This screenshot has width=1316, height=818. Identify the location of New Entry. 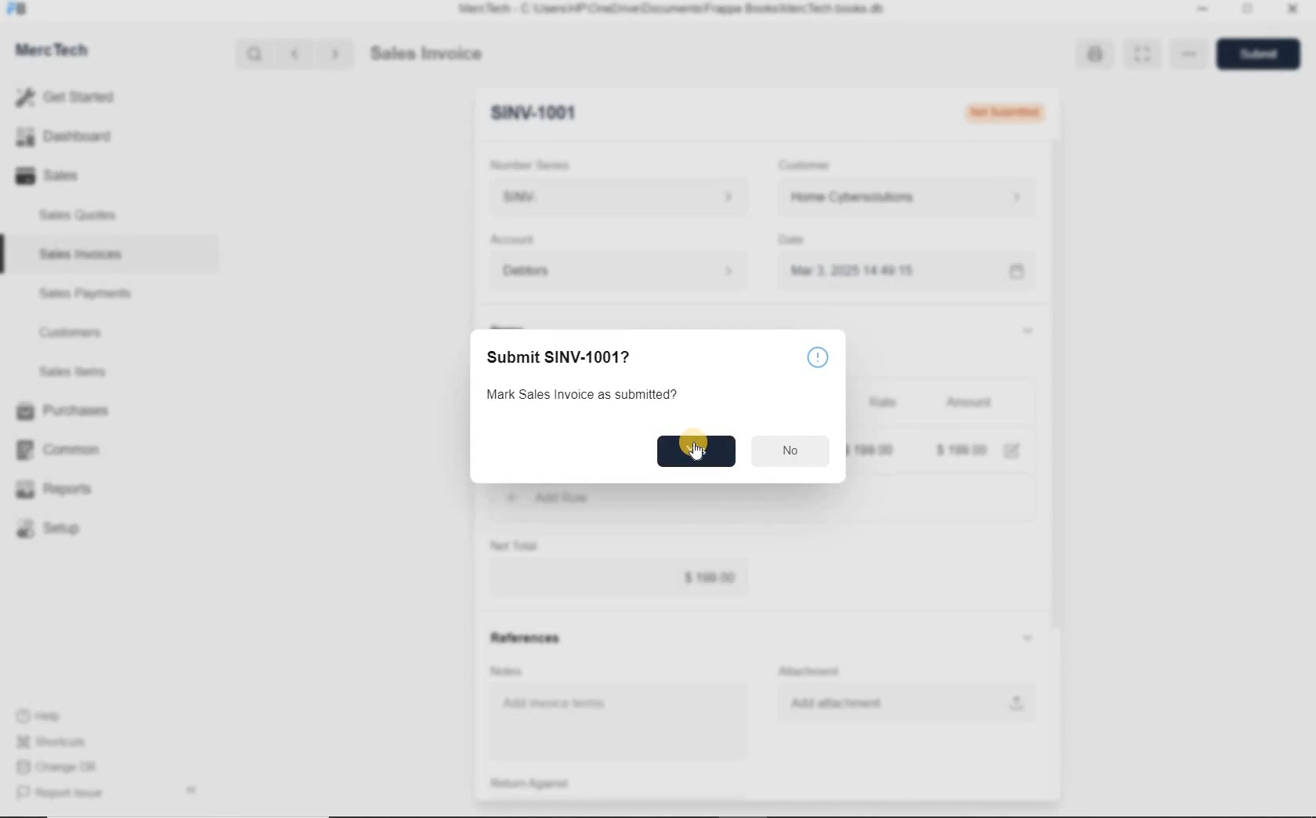
(533, 114).